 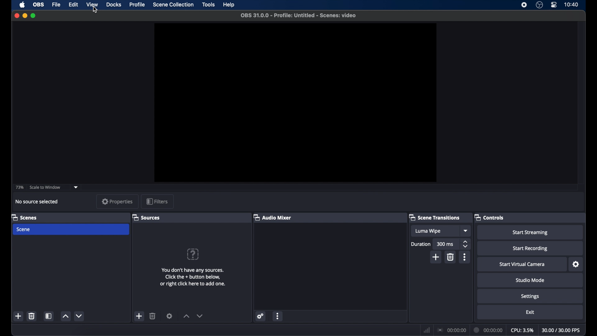 I want to click on decrement, so click(x=79, y=316).